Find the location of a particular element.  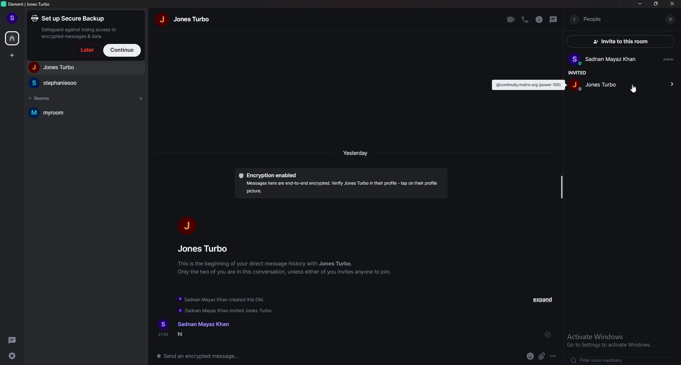

message is located at coordinates (200, 335).